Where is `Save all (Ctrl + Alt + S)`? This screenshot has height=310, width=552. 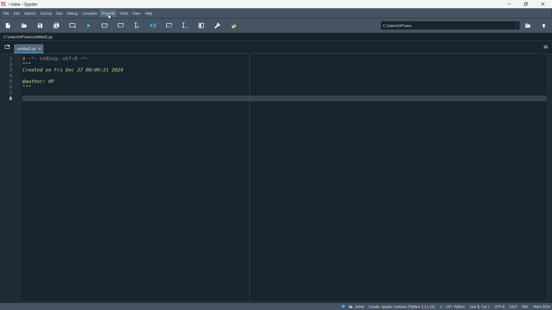
Save all (Ctrl + Alt + S) is located at coordinates (57, 26).